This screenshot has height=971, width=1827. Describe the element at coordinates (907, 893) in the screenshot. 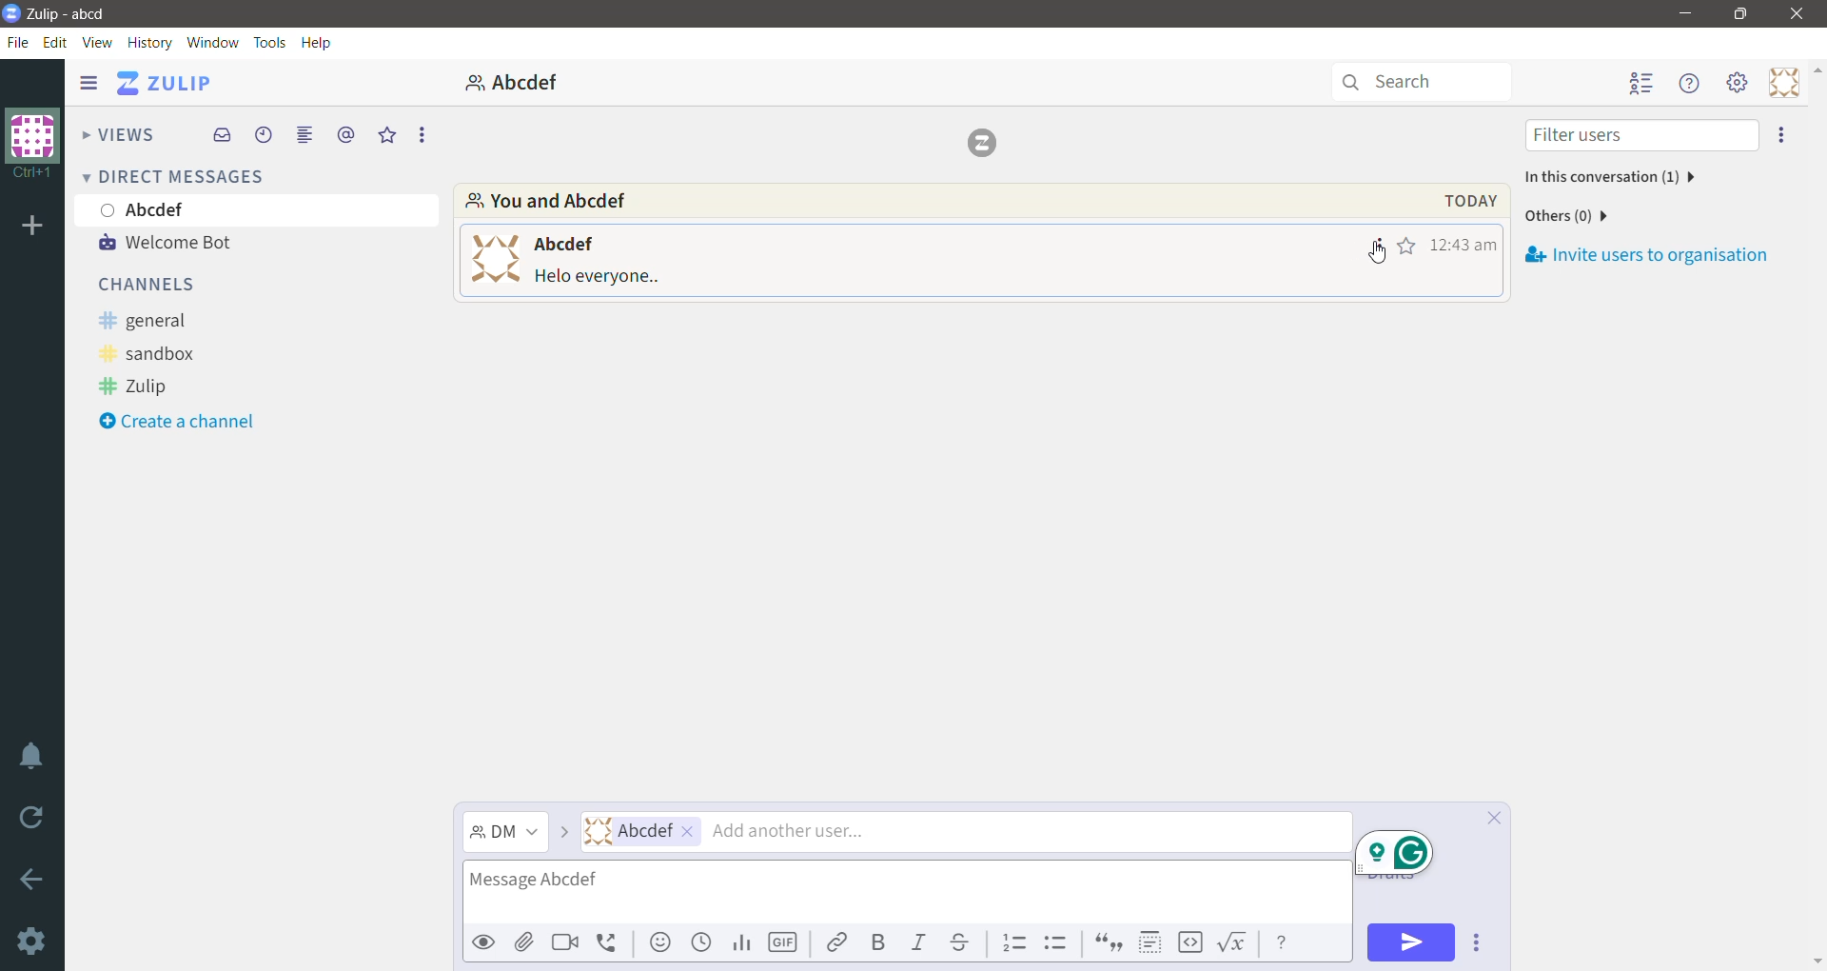

I see `Type the message for the selected recipients` at that location.